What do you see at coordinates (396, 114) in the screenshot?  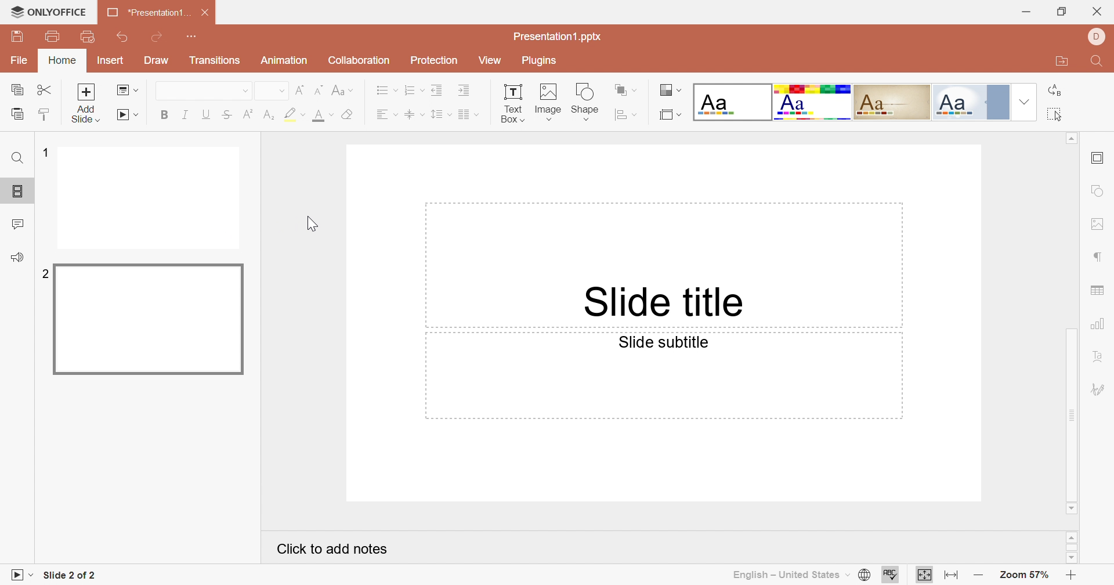 I see `Drop Down` at bounding box center [396, 114].